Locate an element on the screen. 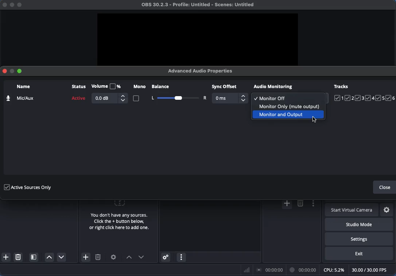 This screenshot has width=396, height=276. Left is located at coordinates (152, 98).